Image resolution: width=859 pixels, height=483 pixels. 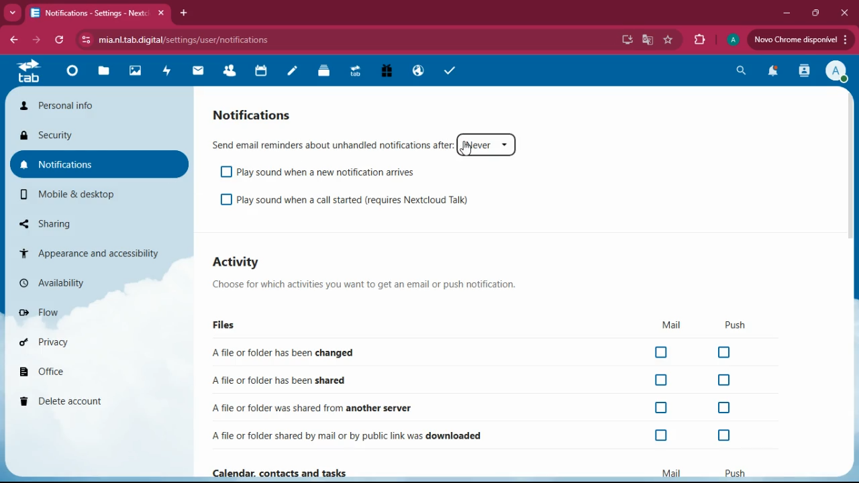 What do you see at coordinates (771, 73) in the screenshot?
I see `notifications` at bounding box center [771, 73].